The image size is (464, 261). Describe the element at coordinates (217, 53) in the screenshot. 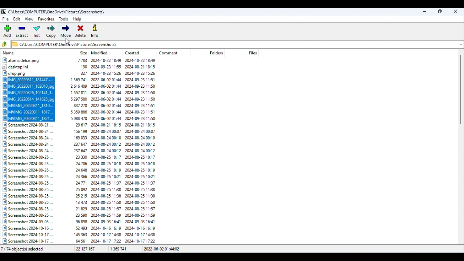

I see `Folders` at that location.